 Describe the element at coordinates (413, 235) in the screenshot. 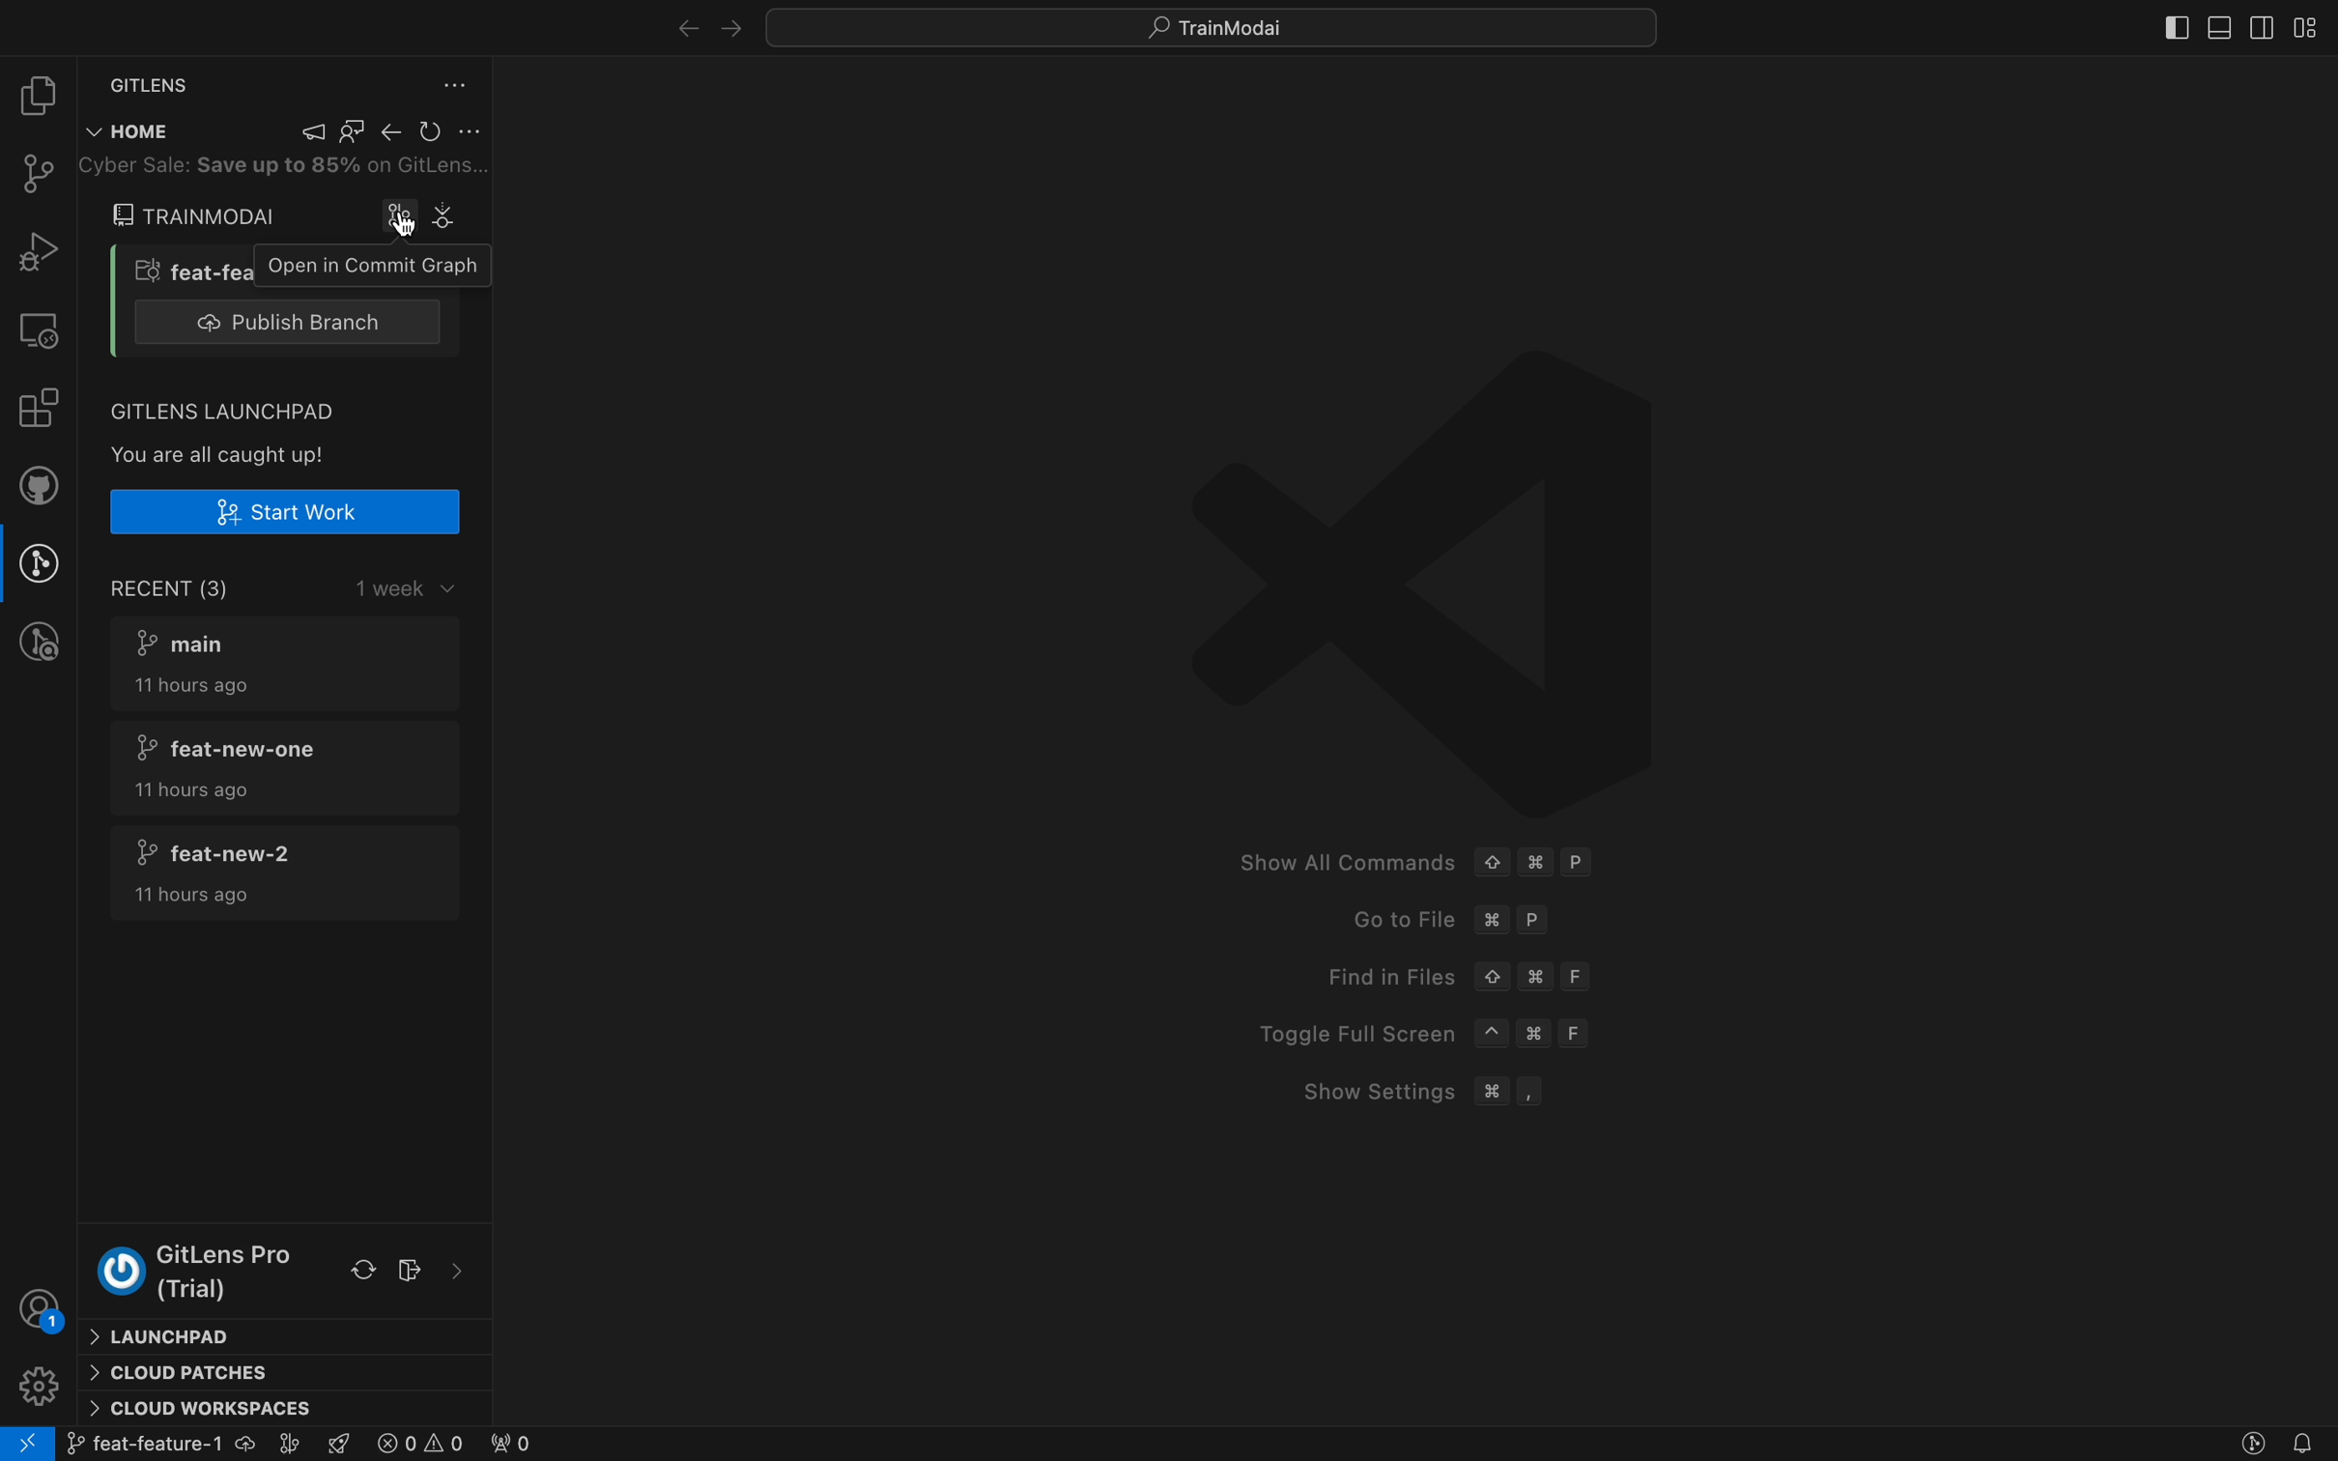

I see `Cursor` at that location.